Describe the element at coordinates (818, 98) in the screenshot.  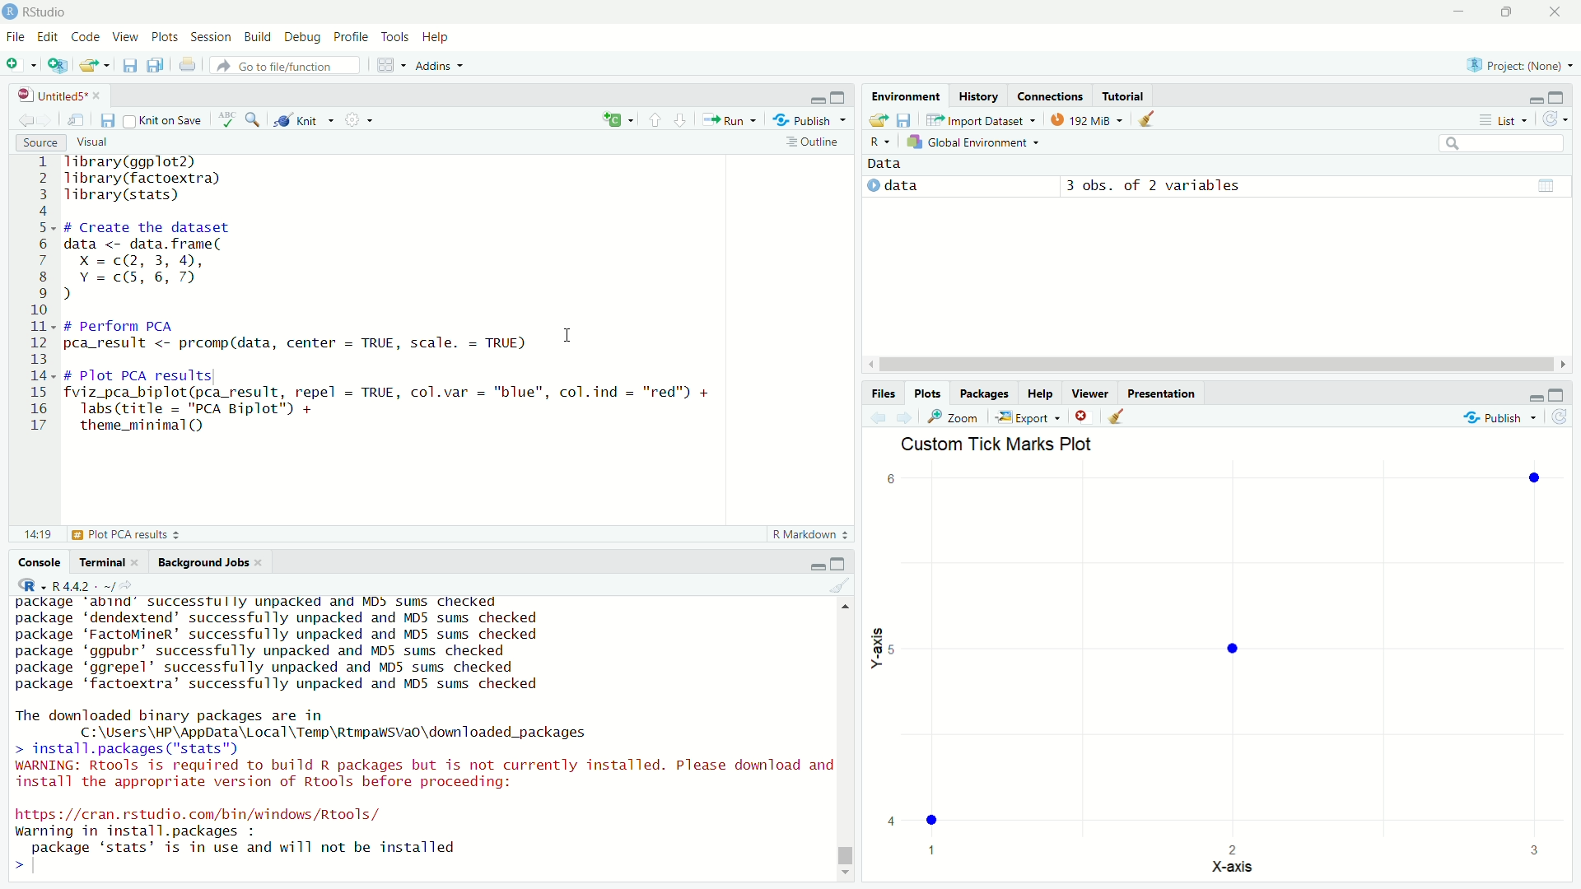
I see `minimize` at that location.